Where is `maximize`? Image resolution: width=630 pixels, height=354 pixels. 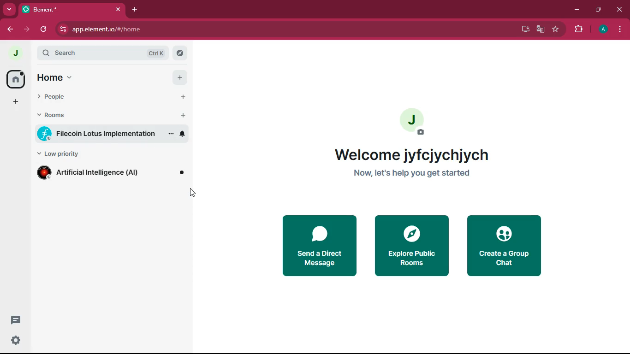
maximize is located at coordinates (599, 11).